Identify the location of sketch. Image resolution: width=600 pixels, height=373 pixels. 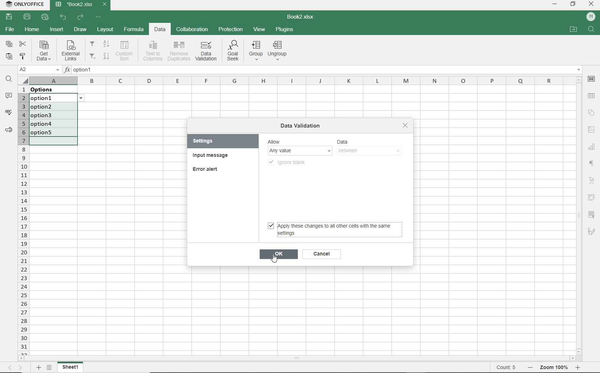
(593, 232).